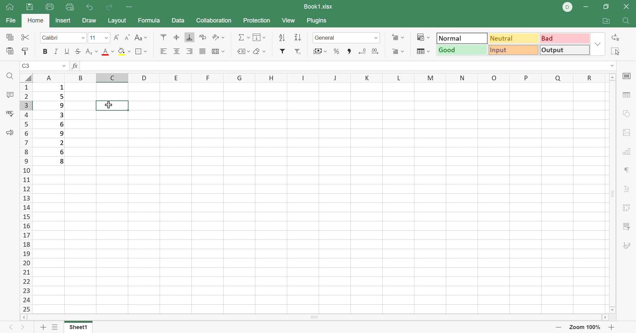 The width and height of the screenshot is (636, 333). Describe the element at coordinates (190, 51) in the screenshot. I see `Align Right` at that location.